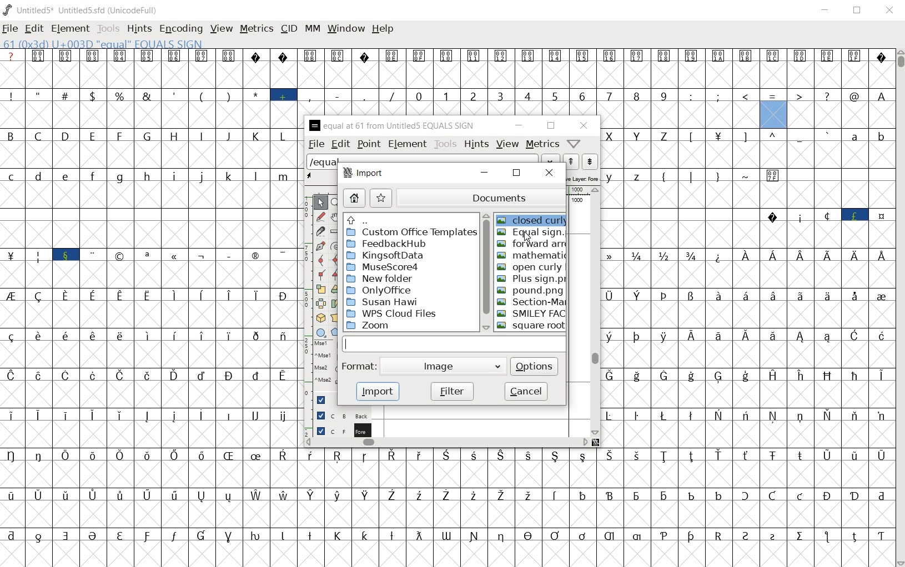 The image size is (905, 567). I want to click on hints, so click(138, 28).